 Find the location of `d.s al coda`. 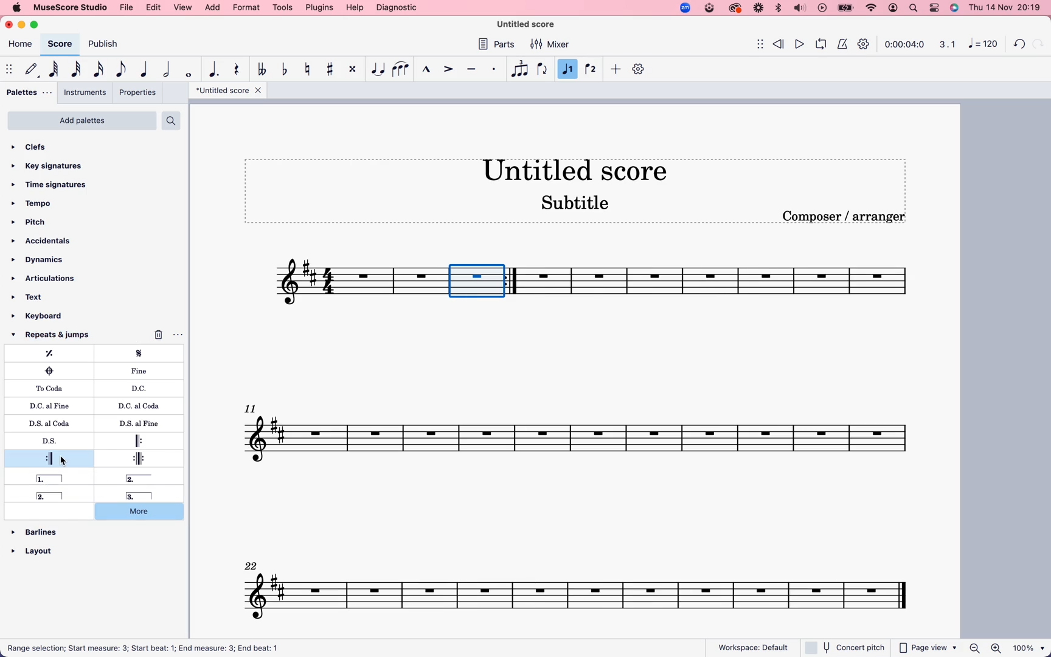

d.s al coda is located at coordinates (54, 422).